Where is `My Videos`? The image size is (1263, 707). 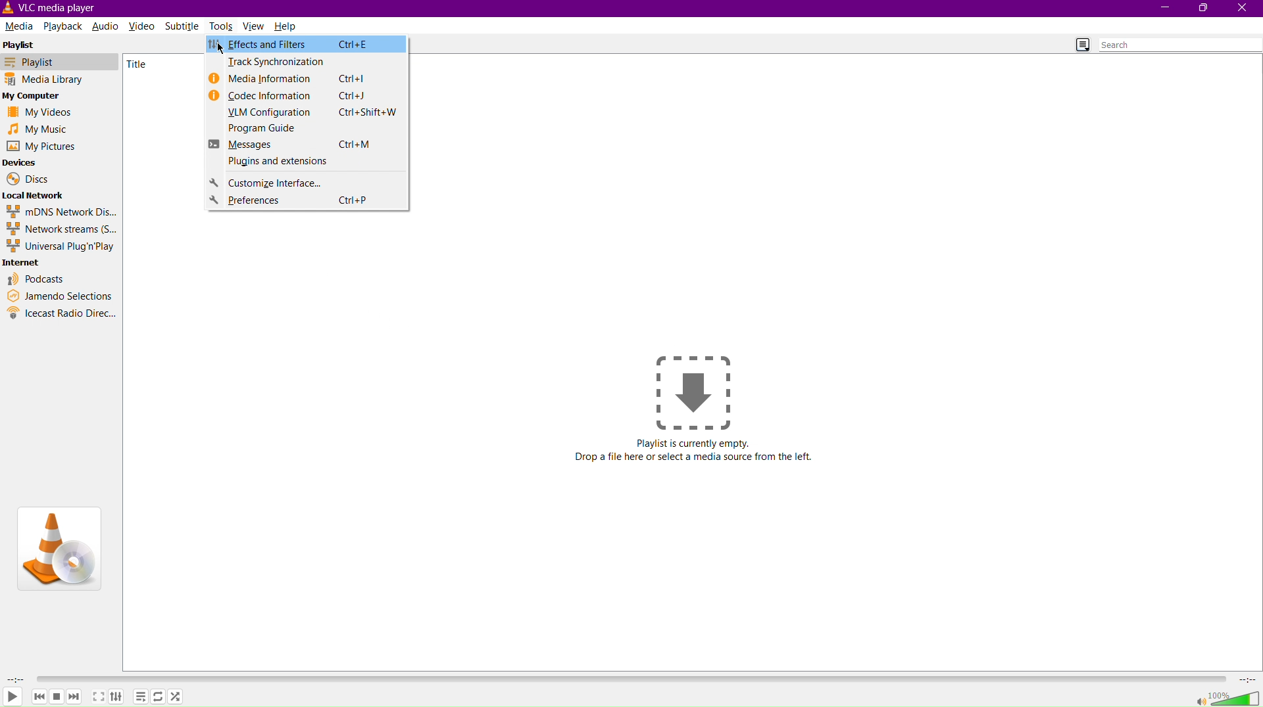
My Videos is located at coordinates (42, 113).